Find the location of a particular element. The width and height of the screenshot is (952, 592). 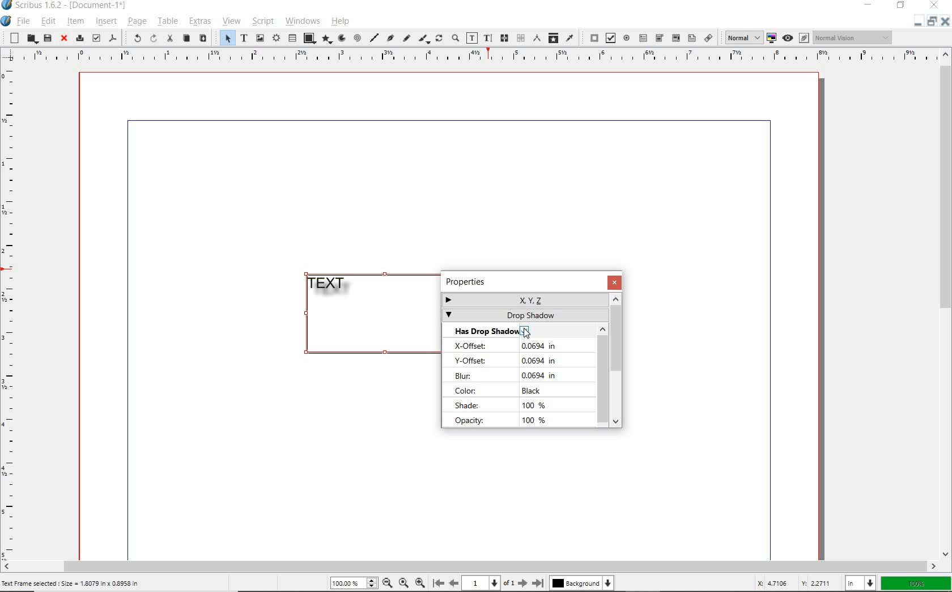

system icon is located at coordinates (5, 21).